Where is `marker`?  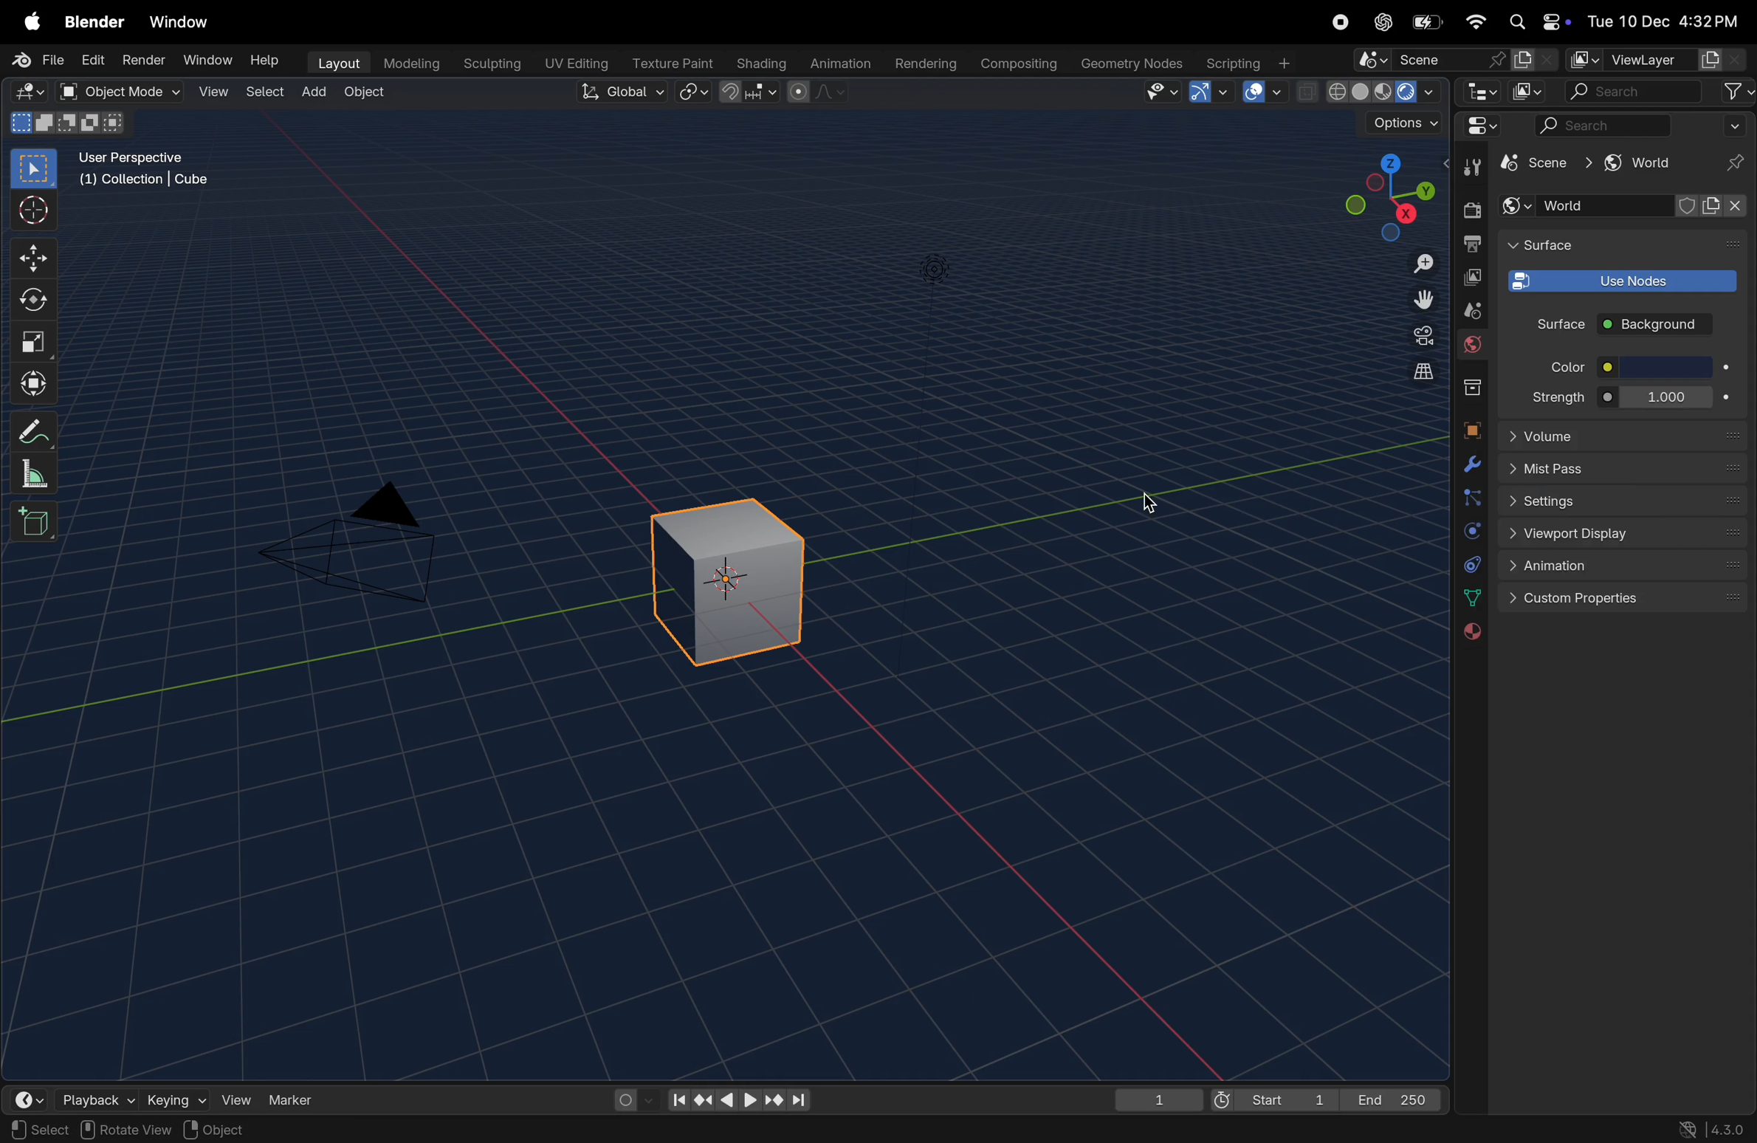
marker is located at coordinates (303, 1099).